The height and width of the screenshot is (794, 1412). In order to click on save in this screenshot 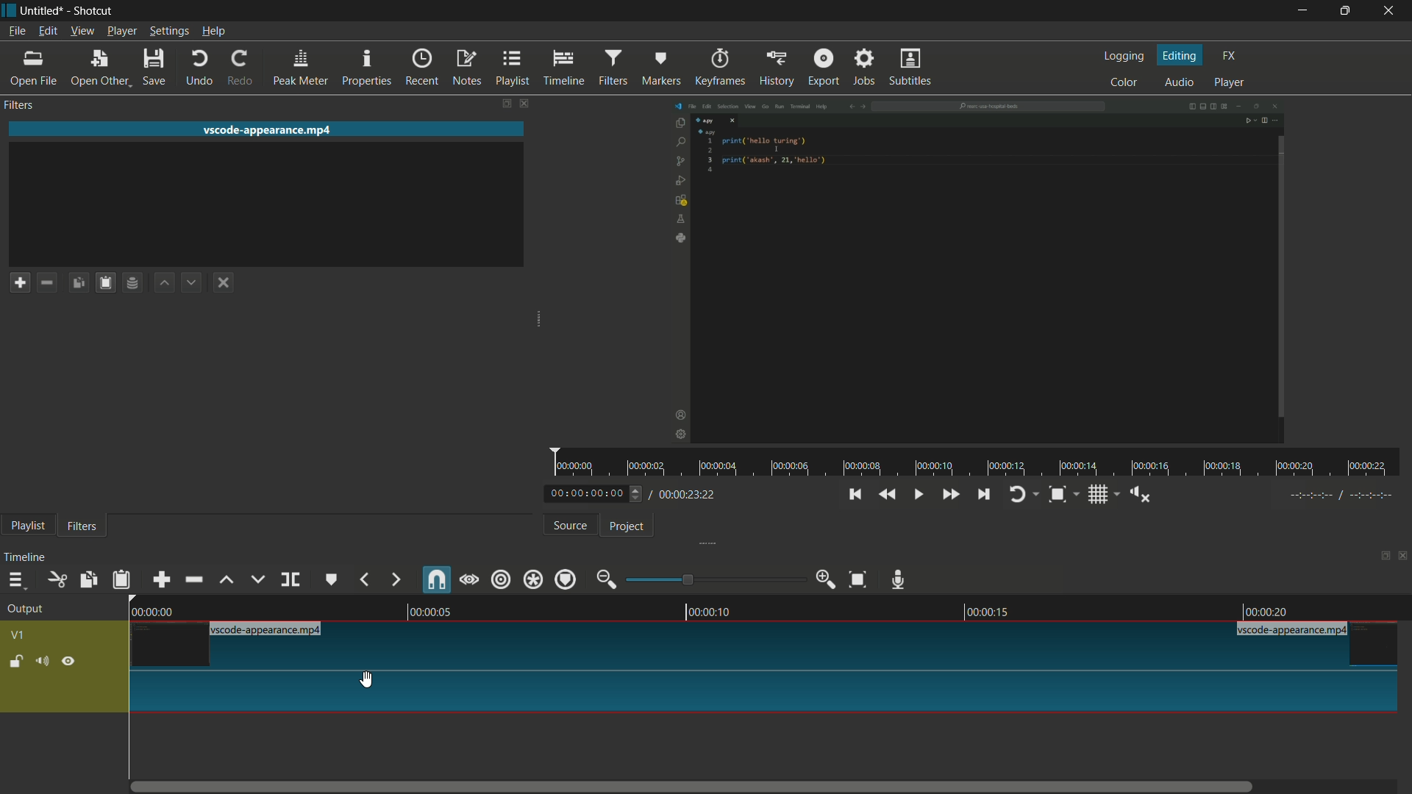, I will do `click(155, 67)`.